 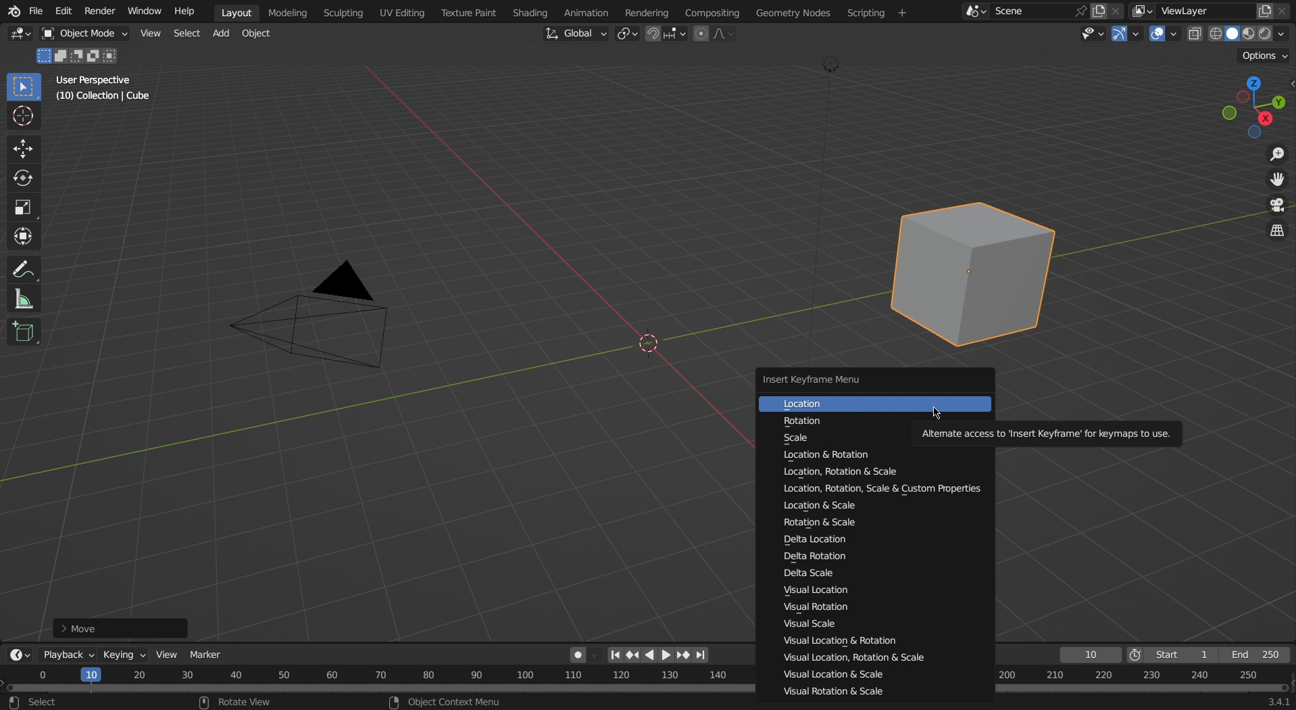 I want to click on cursor, so click(x=936, y=412).